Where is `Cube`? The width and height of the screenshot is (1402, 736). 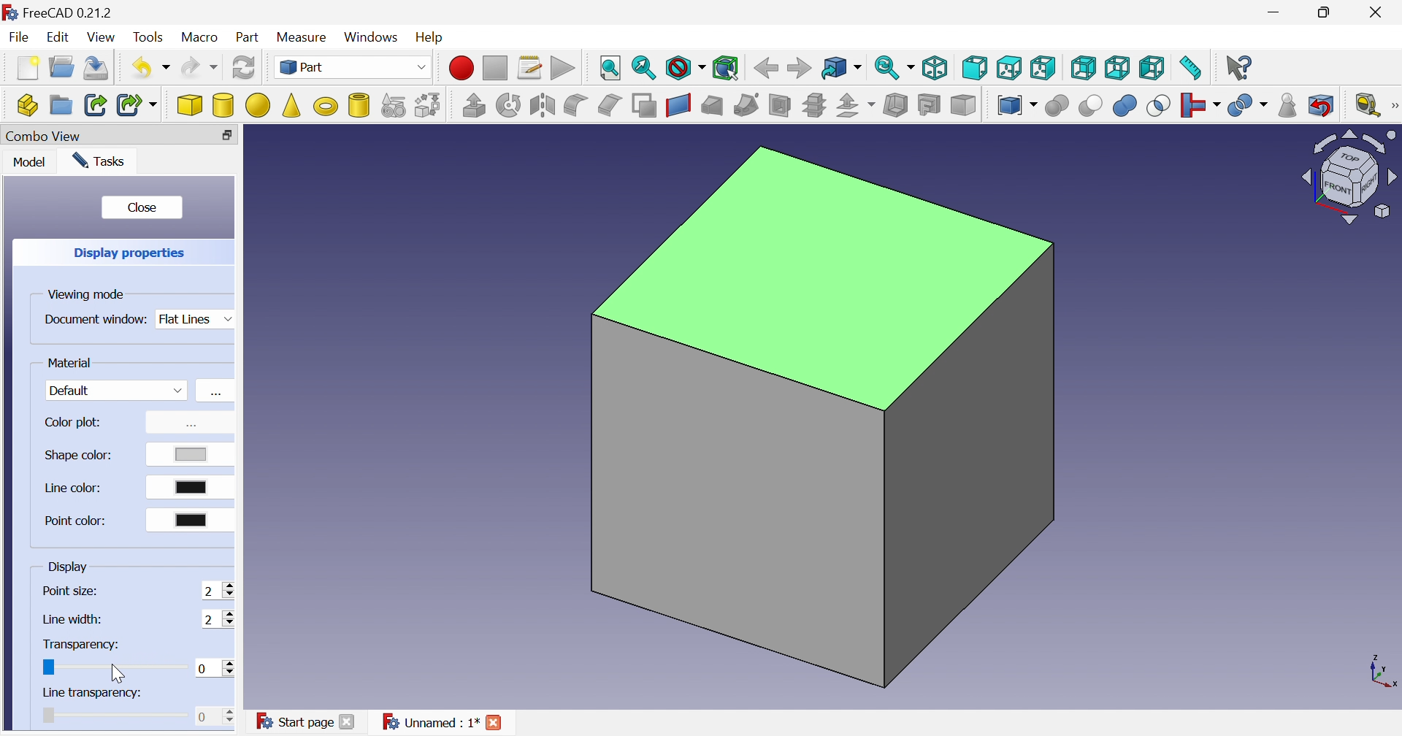 Cube is located at coordinates (803, 419).